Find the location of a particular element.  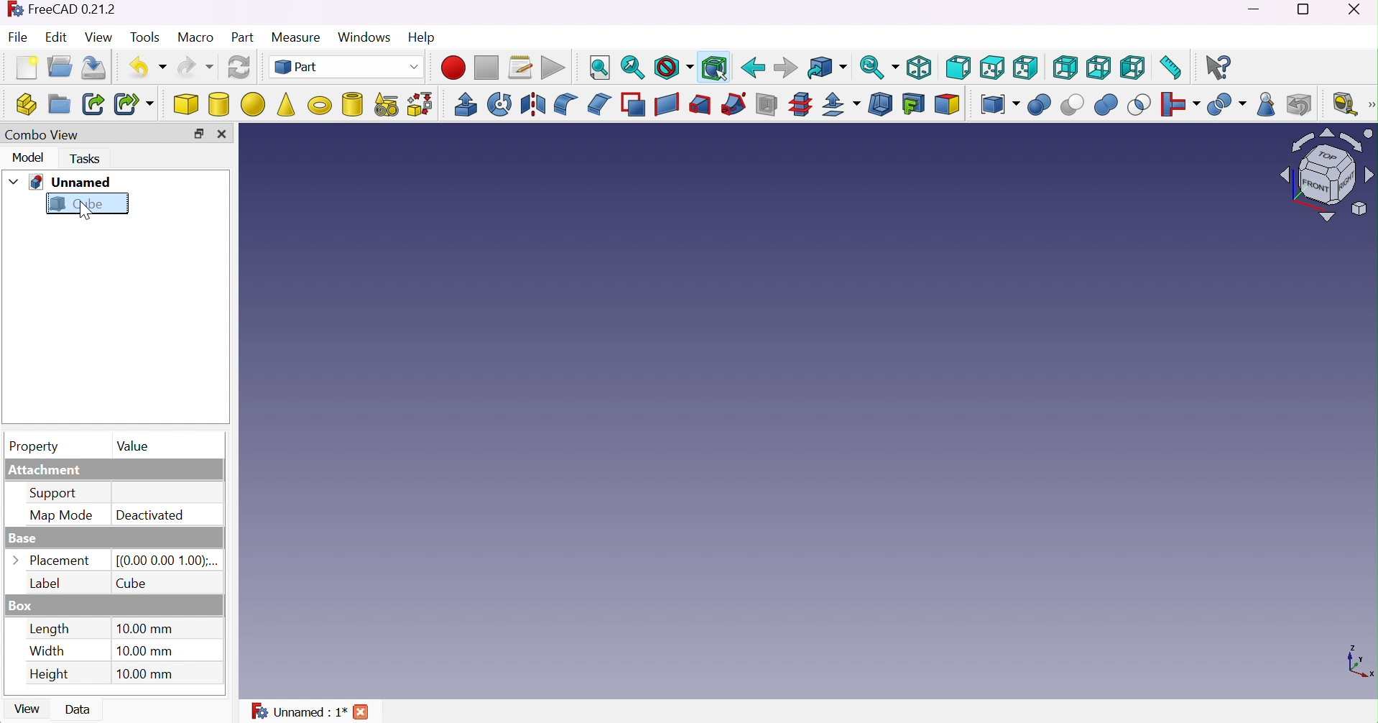

Stop macro recording is located at coordinates (486, 68).